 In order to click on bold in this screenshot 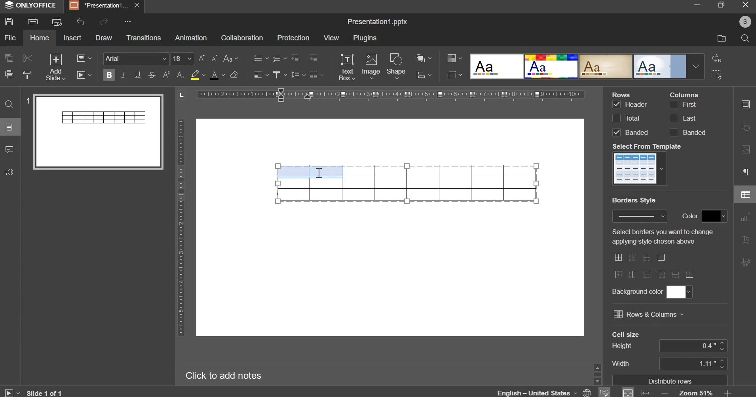, I will do `click(109, 74)`.